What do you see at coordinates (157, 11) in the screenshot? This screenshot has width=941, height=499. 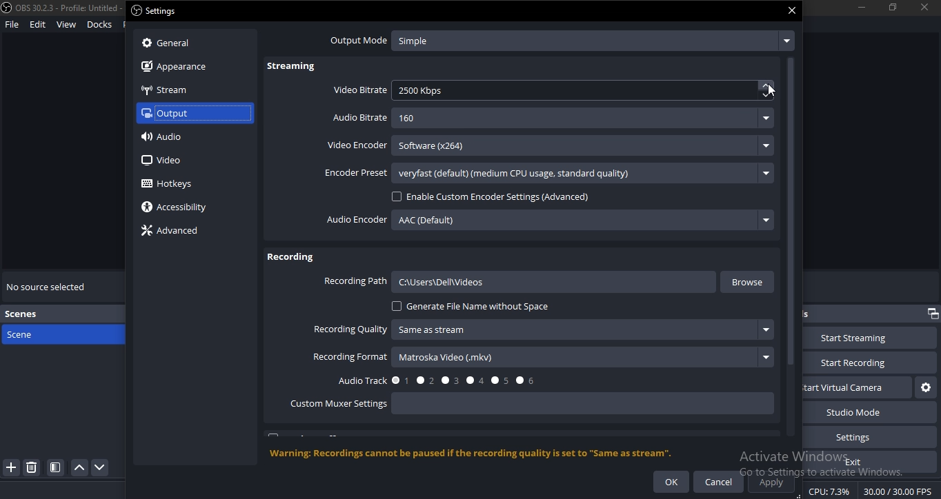 I see `settings` at bounding box center [157, 11].